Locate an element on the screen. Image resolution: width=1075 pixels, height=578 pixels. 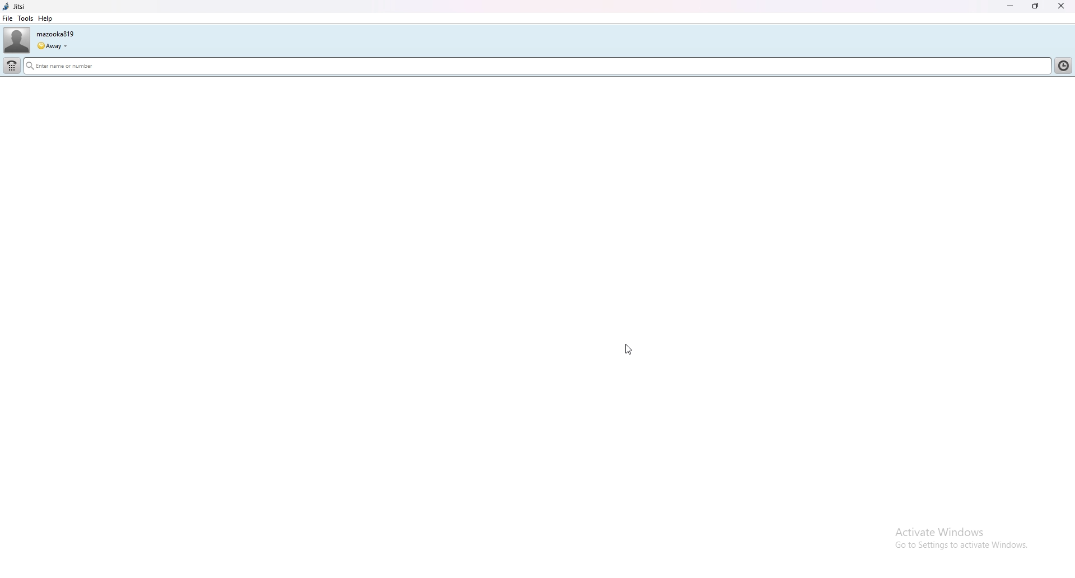
search bar is located at coordinates (445, 67).